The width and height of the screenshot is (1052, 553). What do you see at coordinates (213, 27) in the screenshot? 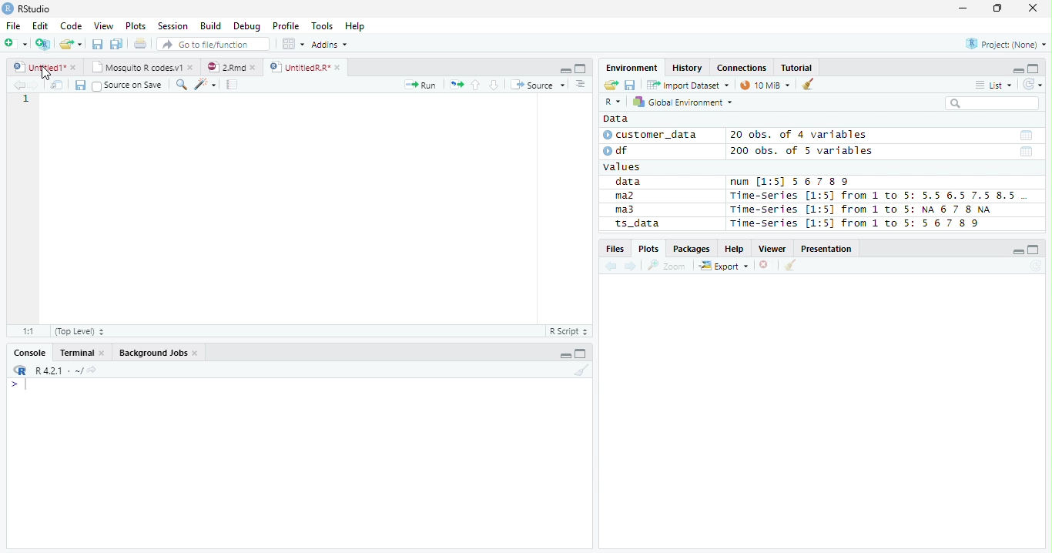
I see `Build` at bounding box center [213, 27].